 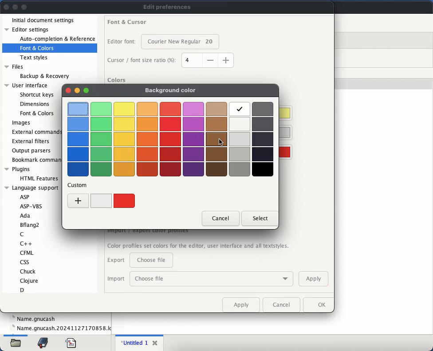 I want to click on ASP, so click(x=25, y=196).